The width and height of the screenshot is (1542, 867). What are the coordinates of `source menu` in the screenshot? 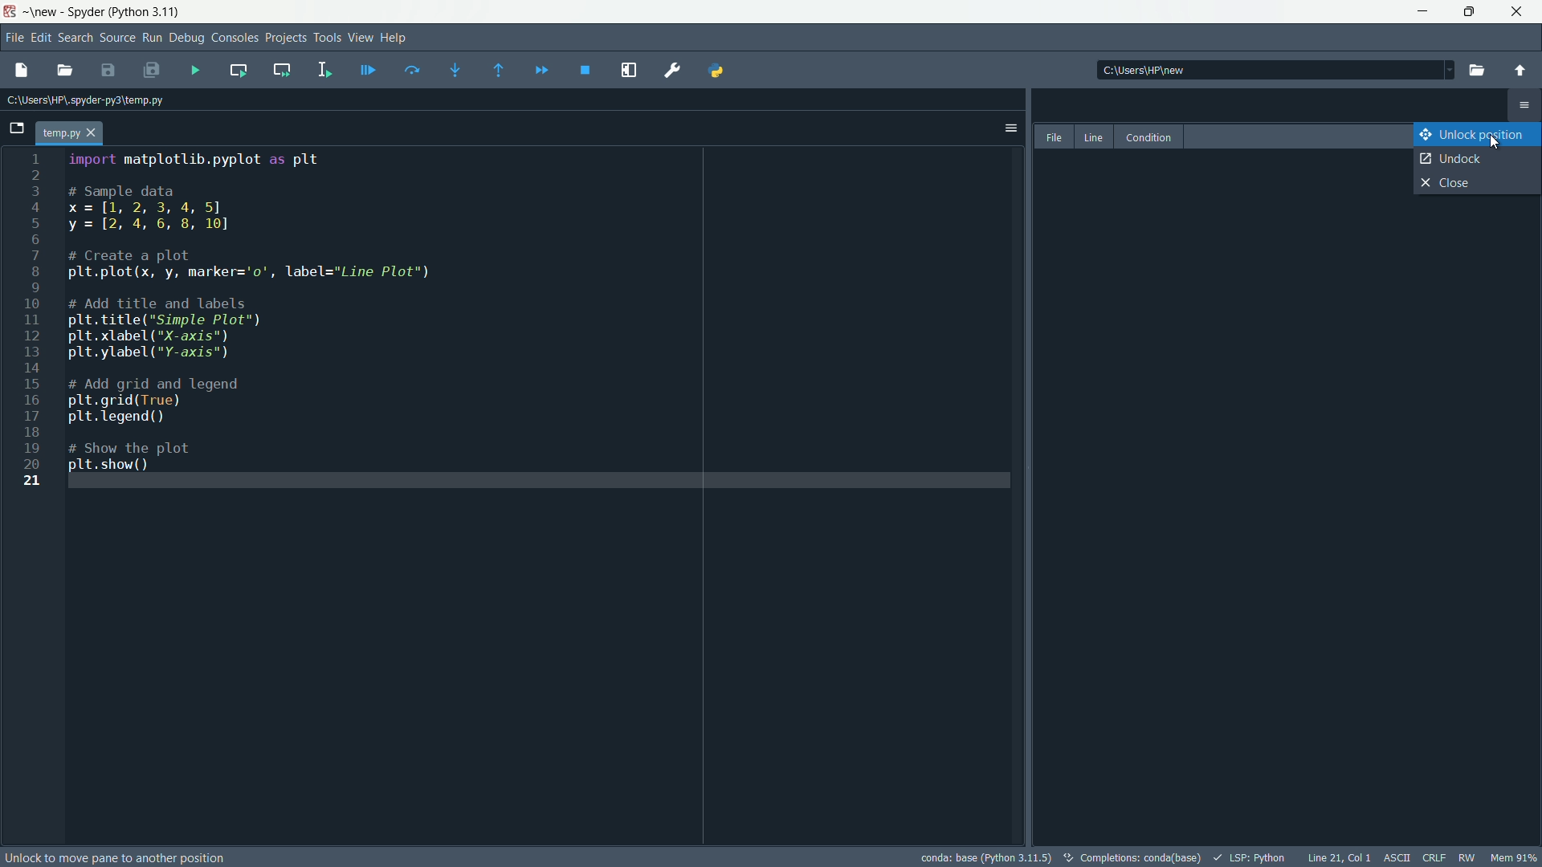 It's located at (116, 39).